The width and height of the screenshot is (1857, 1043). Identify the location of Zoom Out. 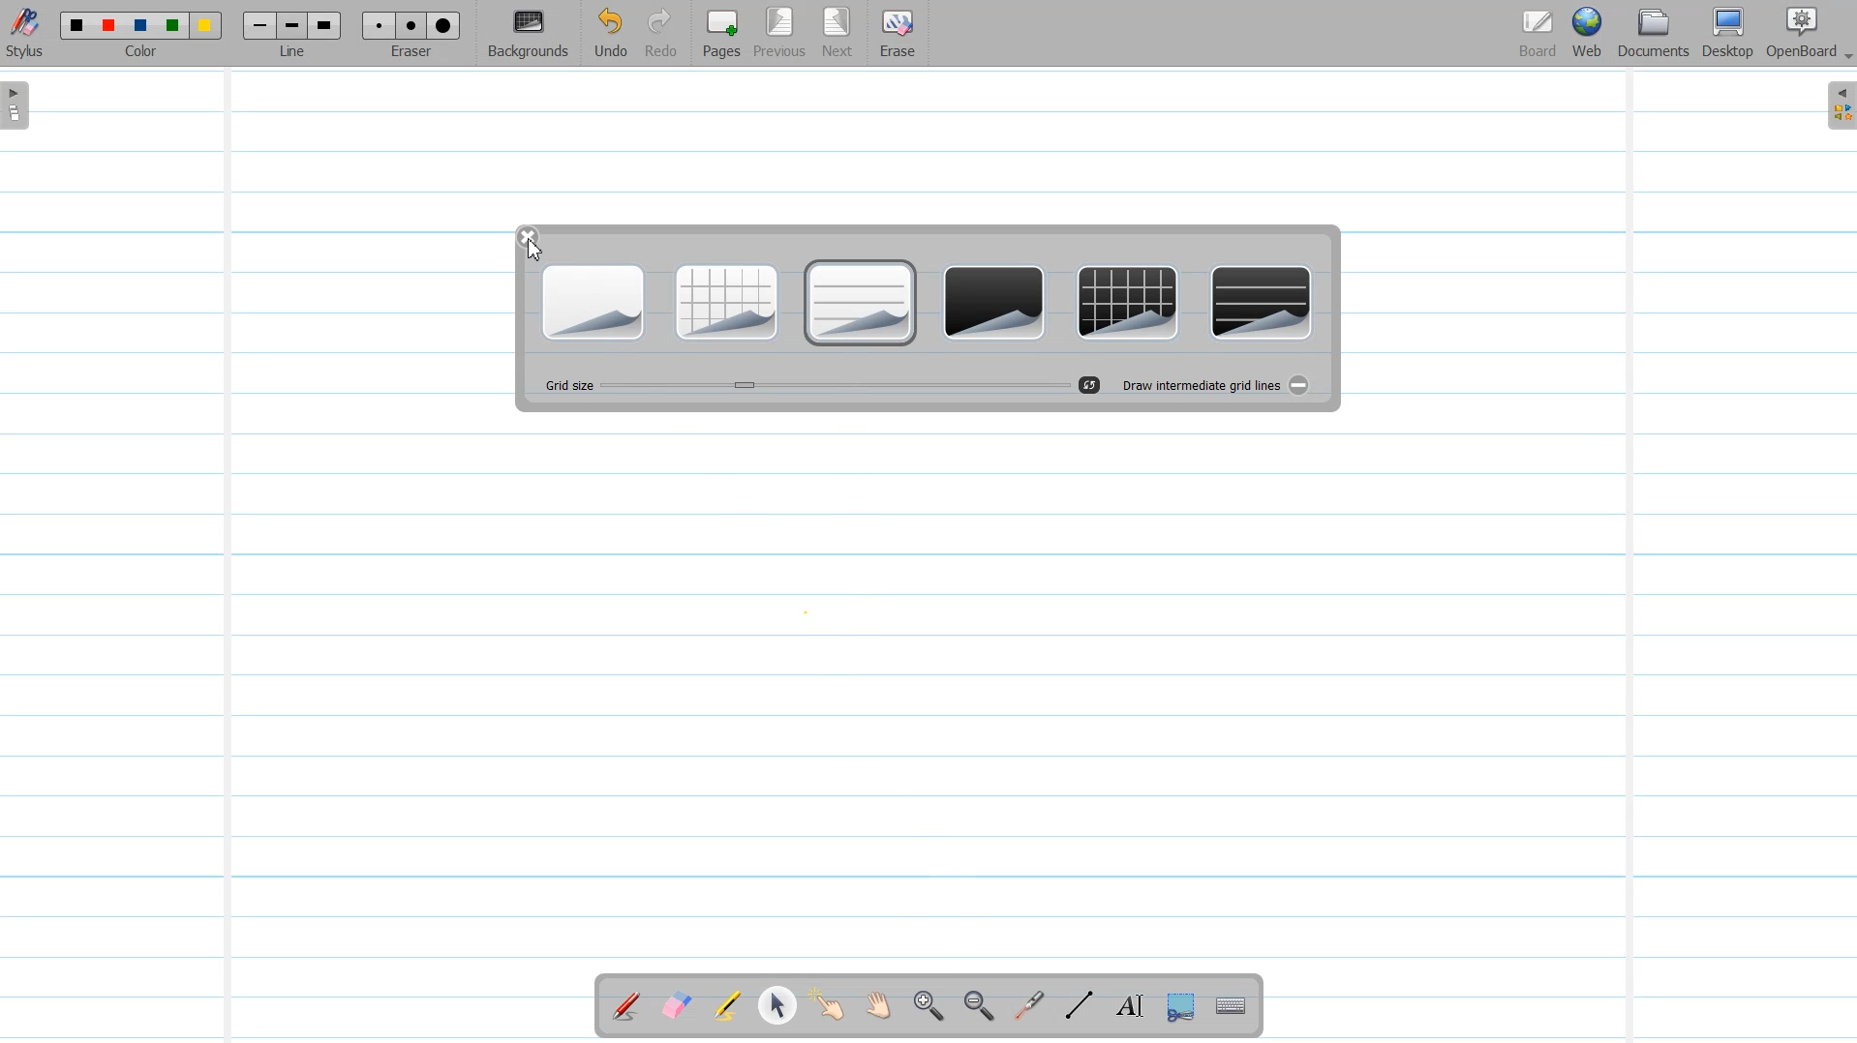
(975, 1007).